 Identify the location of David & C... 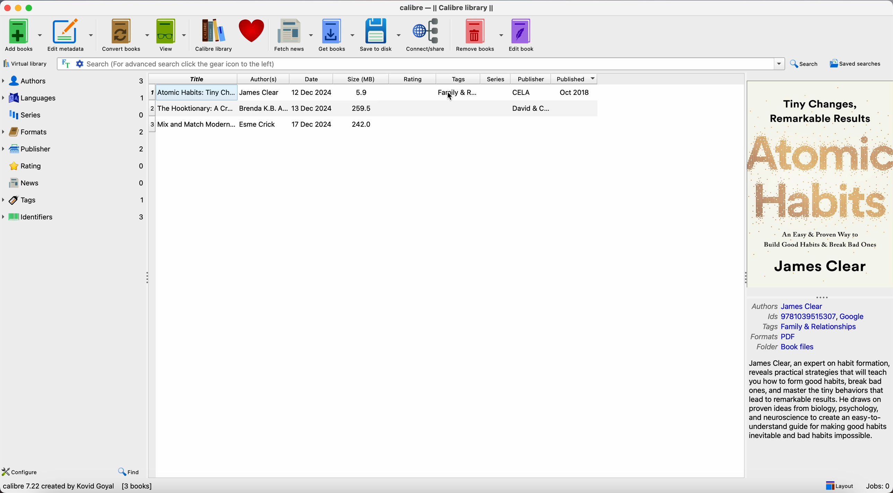
(529, 108).